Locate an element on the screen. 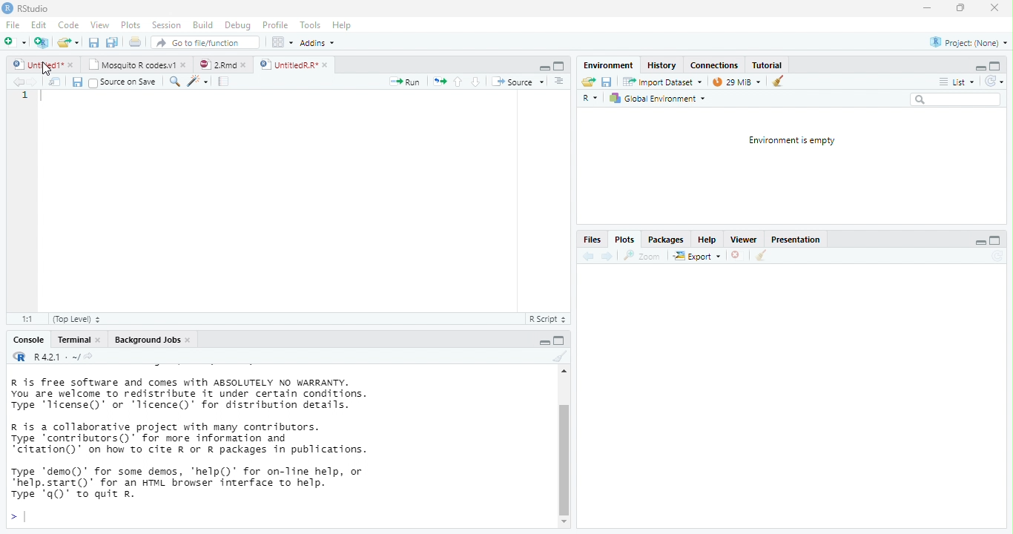  save current document is located at coordinates (607, 82).